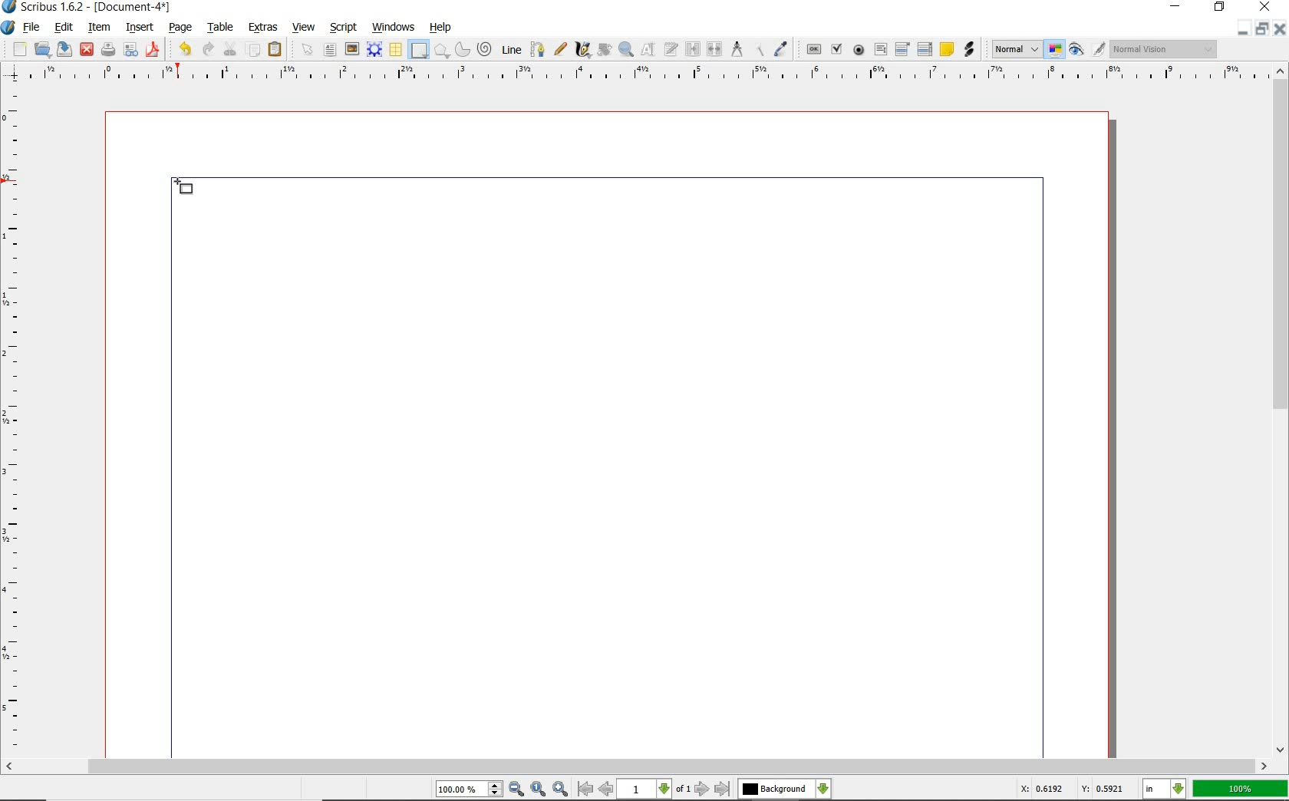 This screenshot has width=1289, height=801. I want to click on copy, so click(254, 50).